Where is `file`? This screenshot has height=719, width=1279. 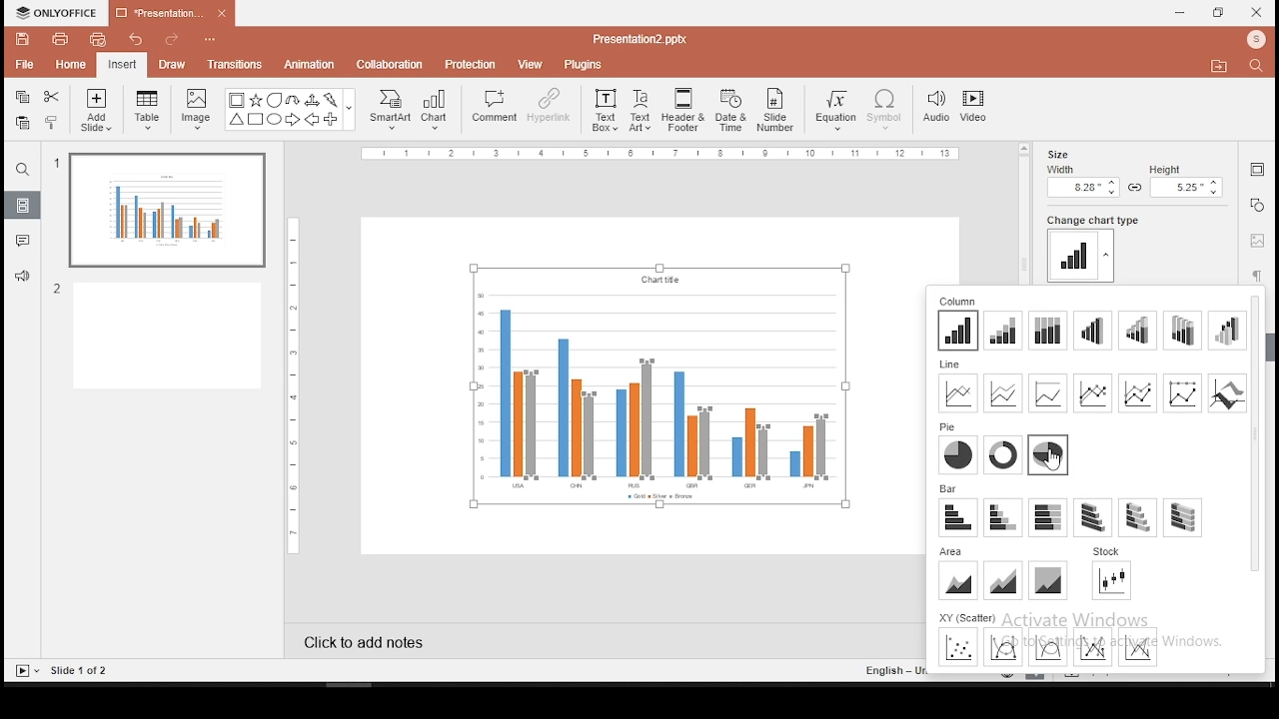 file is located at coordinates (23, 63).